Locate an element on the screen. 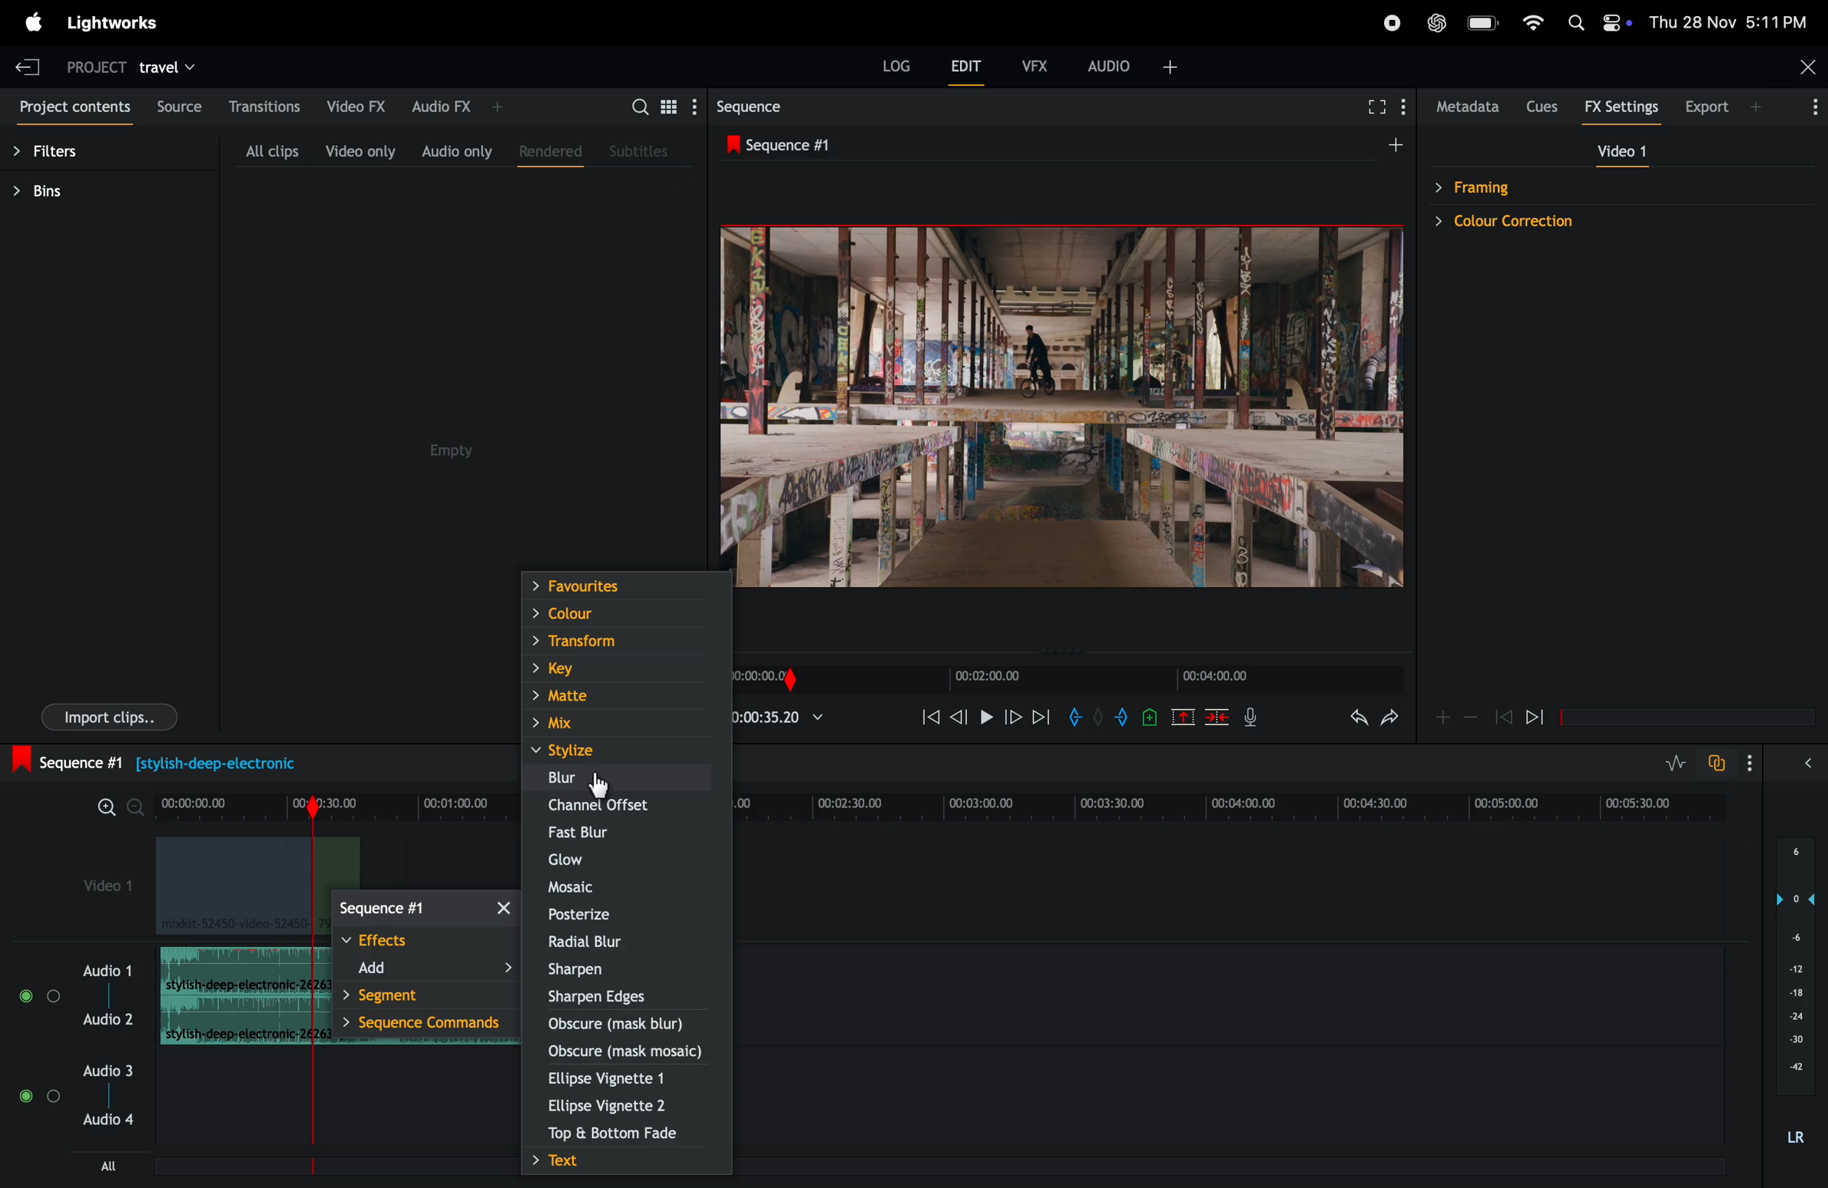  rewind is located at coordinates (928, 720).